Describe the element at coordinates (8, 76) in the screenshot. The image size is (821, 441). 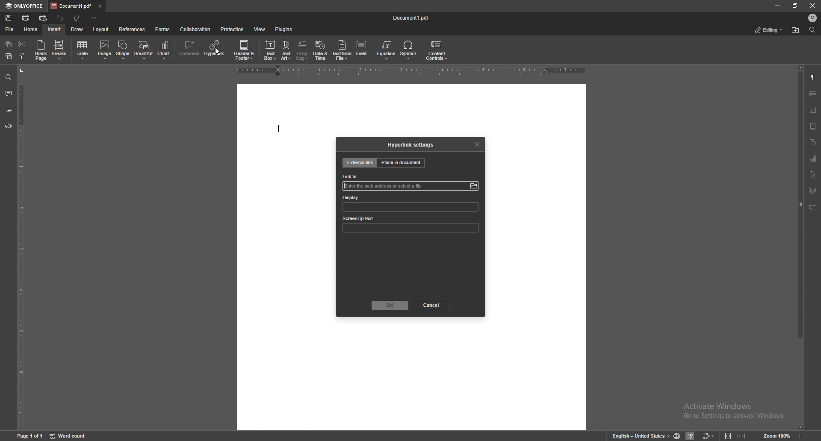
I see `find` at that location.